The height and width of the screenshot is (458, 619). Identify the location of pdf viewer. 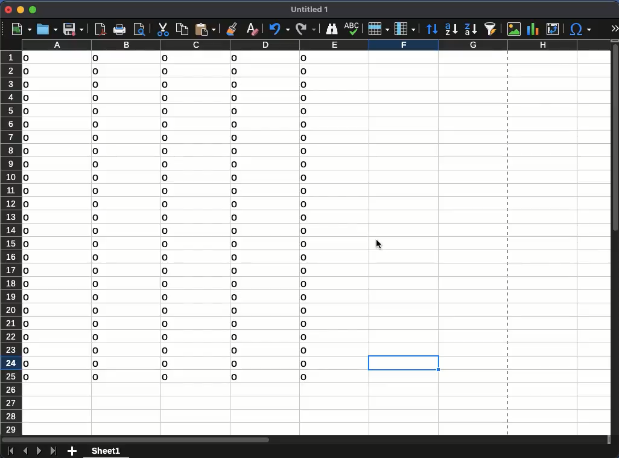
(100, 29).